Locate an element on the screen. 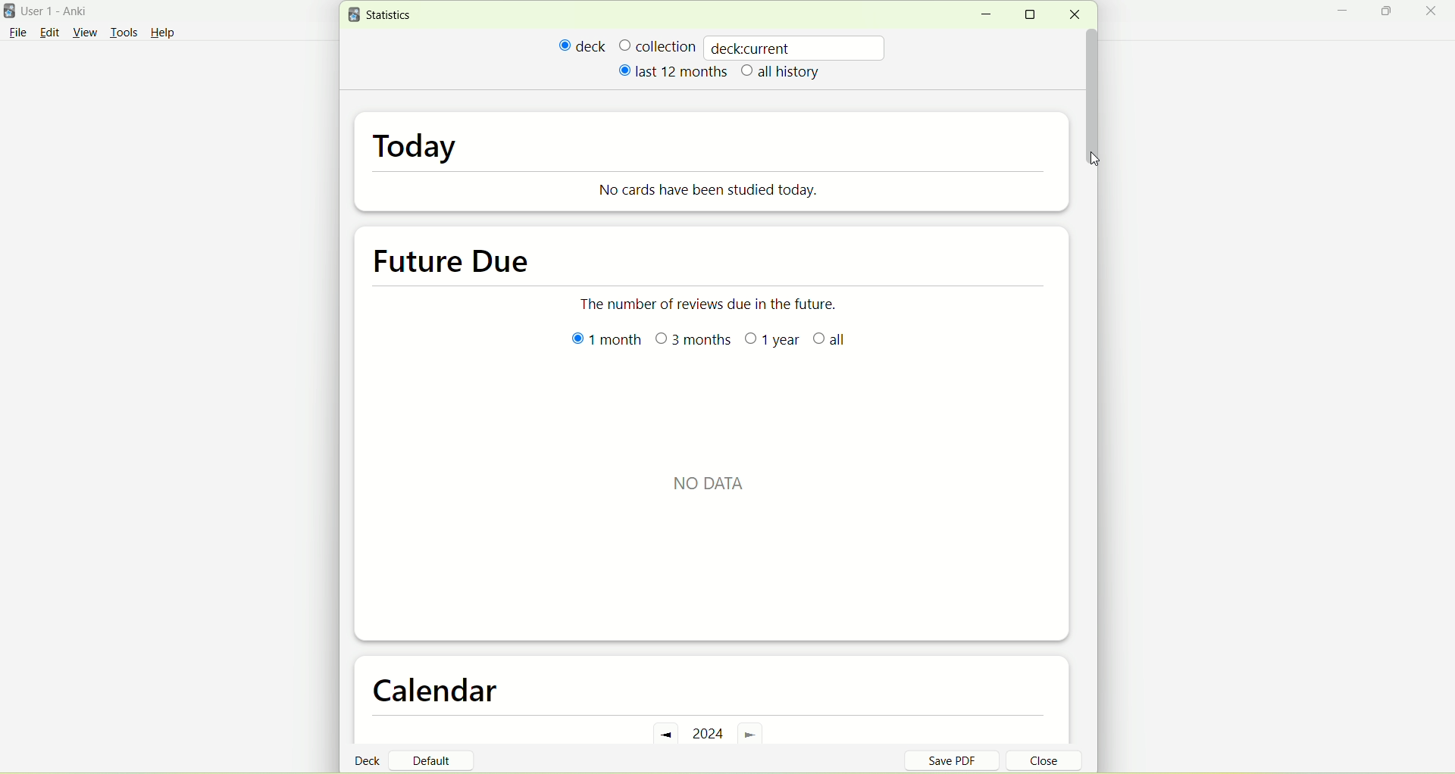  deck is located at coordinates (370, 760).